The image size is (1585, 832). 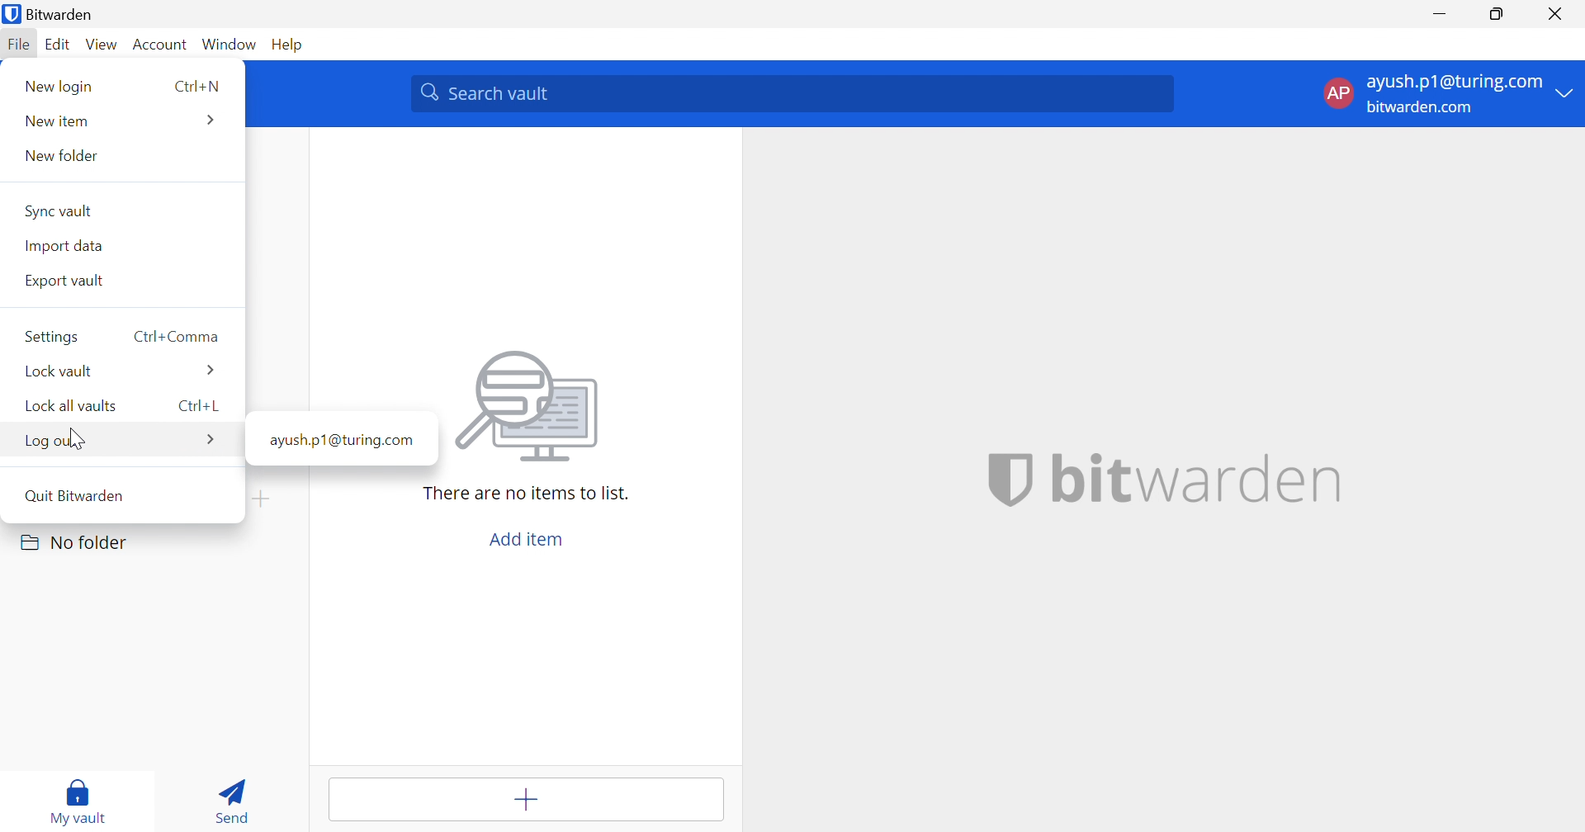 What do you see at coordinates (209, 372) in the screenshot?
I see `More` at bounding box center [209, 372].